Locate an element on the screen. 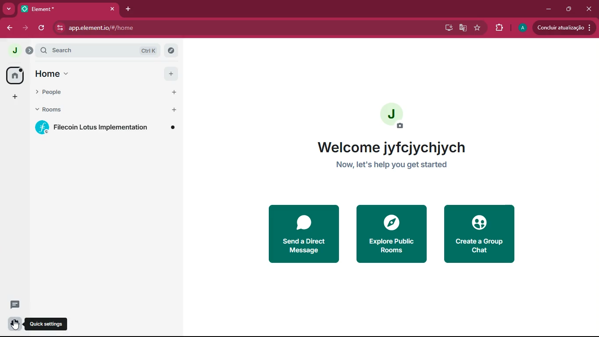  ctrl k is located at coordinates (149, 51).